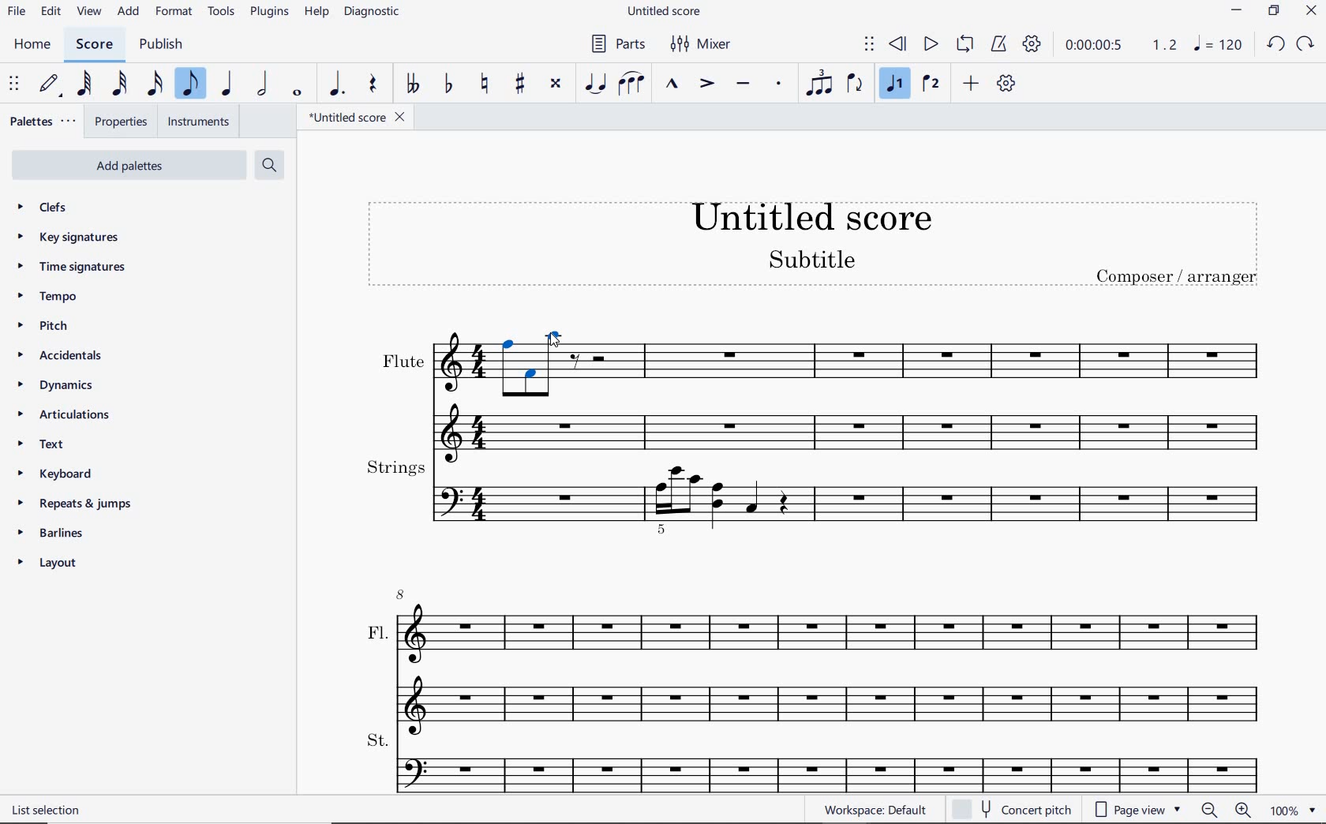 This screenshot has height=824, width=1326. What do you see at coordinates (177, 13) in the screenshot?
I see `FORMAT` at bounding box center [177, 13].